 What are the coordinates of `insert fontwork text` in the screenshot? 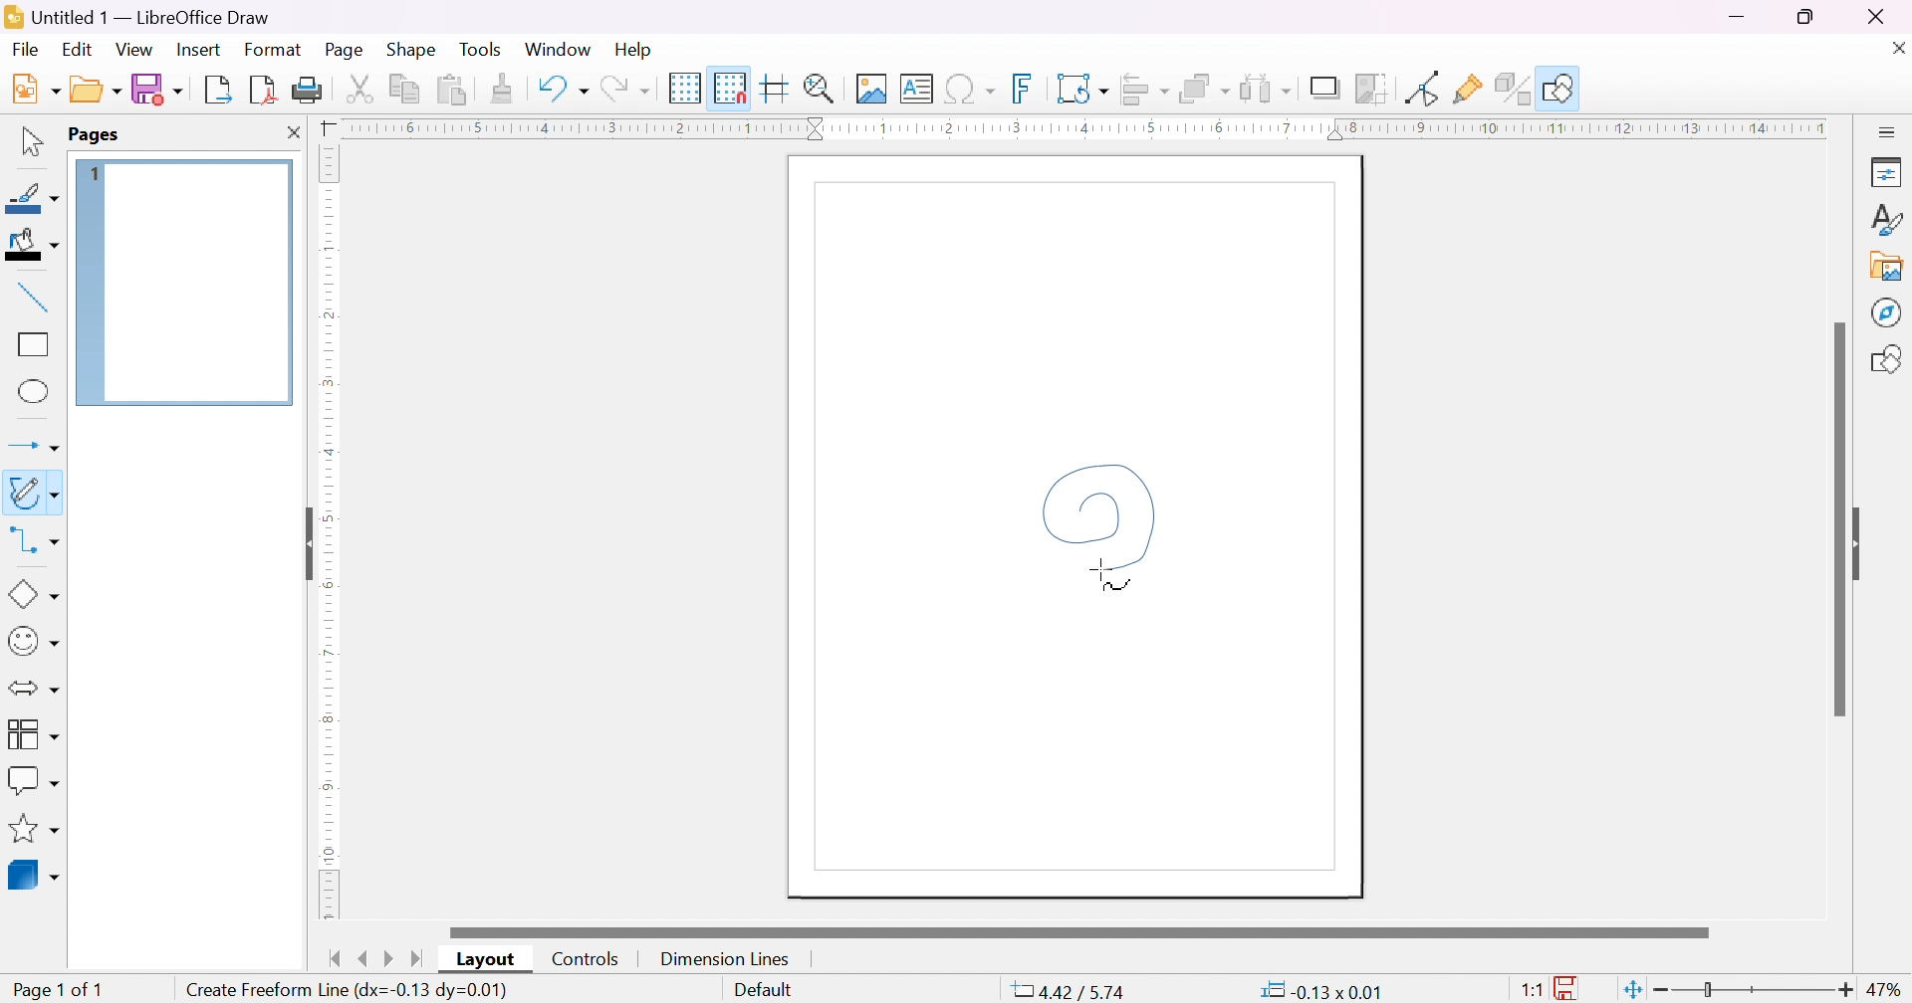 It's located at (1023, 88).